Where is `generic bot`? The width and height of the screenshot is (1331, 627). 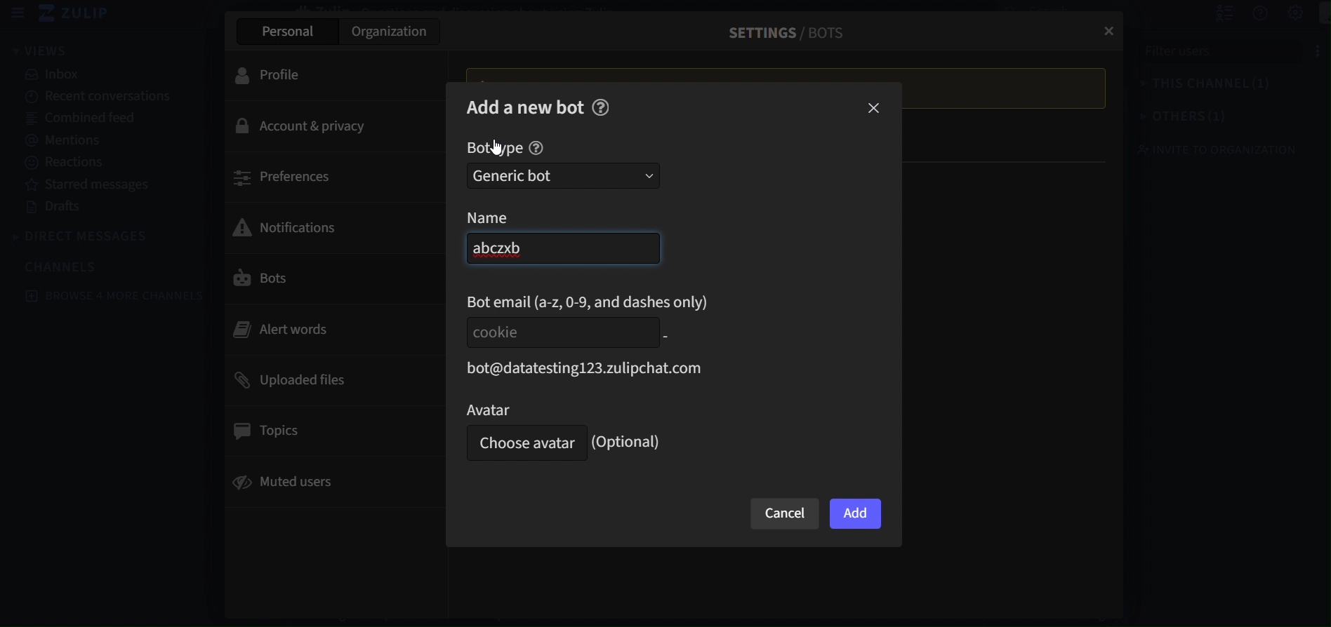
generic bot is located at coordinates (563, 176).